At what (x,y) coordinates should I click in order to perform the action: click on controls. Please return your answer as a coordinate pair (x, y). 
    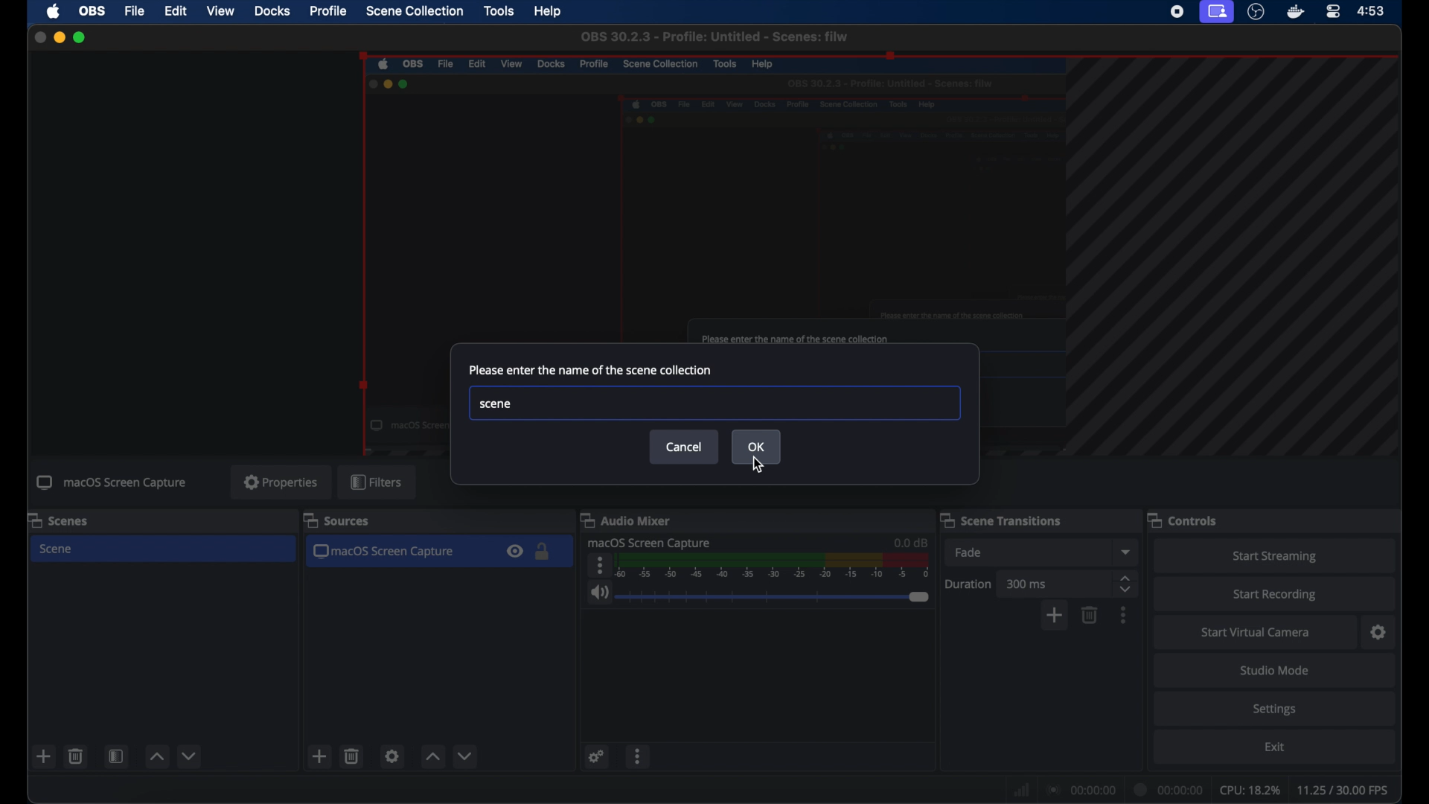
    Looking at the image, I should click on (1185, 520).